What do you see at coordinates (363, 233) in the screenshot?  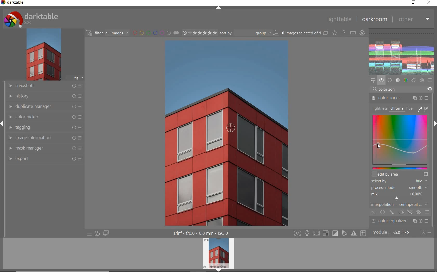 I see `grid overlay` at bounding box center [363, 233].